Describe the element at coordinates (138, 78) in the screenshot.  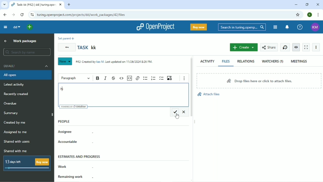
I see `Link` at that location.